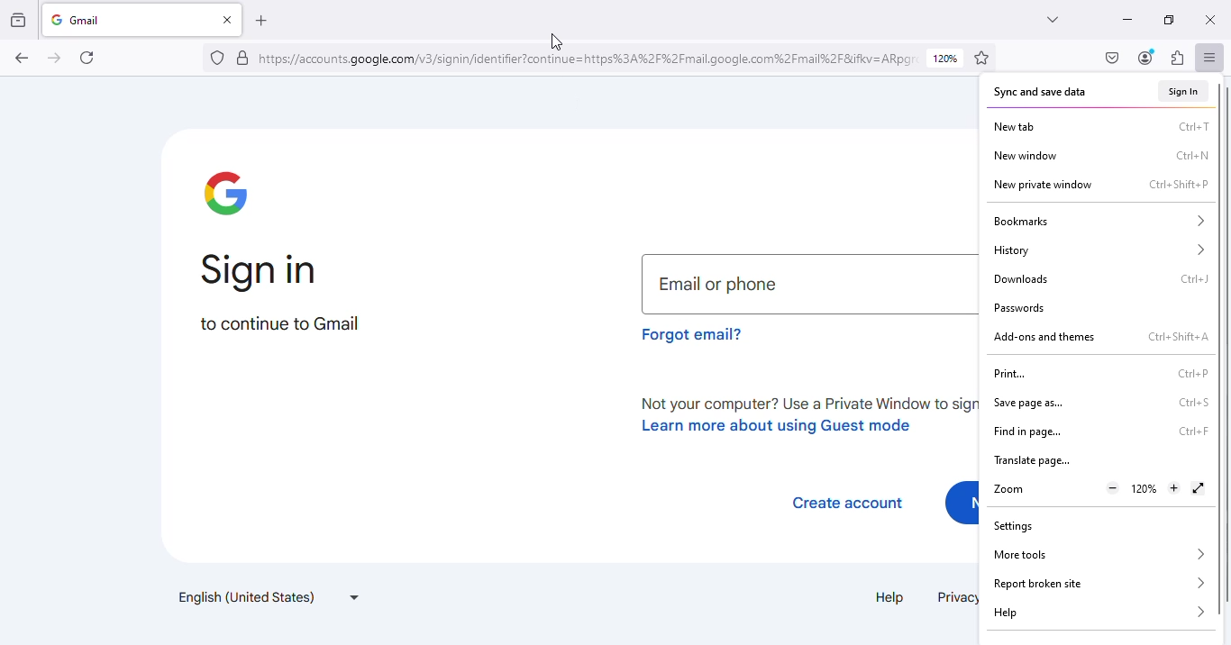 The width and height of the screenshot is (1231, 645). I want to click on report broken site, so click(1099, 583).